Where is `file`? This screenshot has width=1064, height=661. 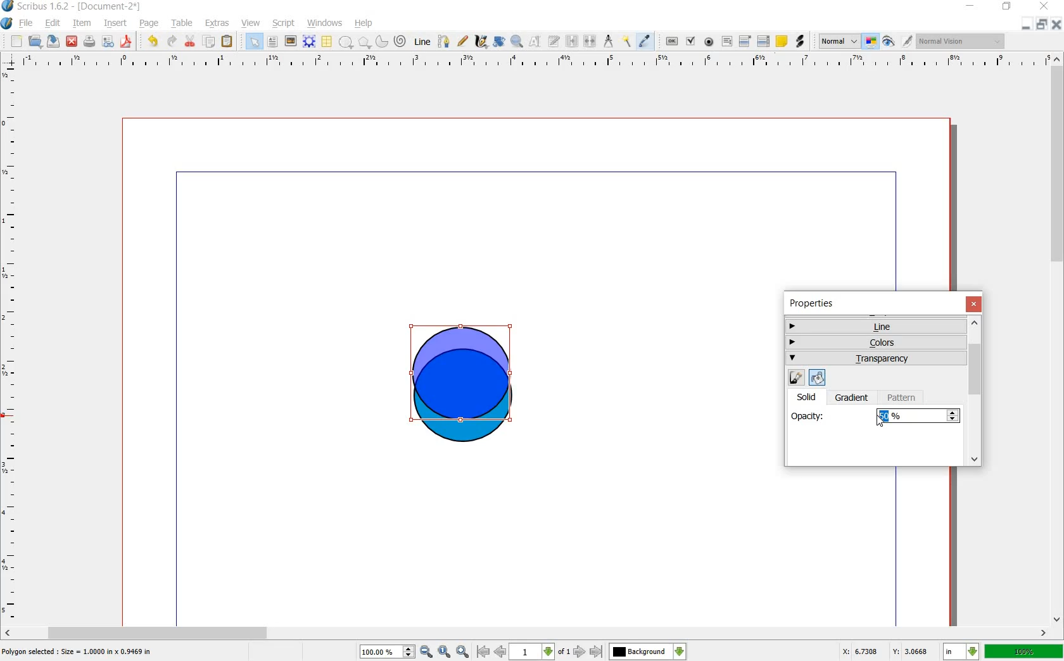 file is located at coordinates (27, 23).